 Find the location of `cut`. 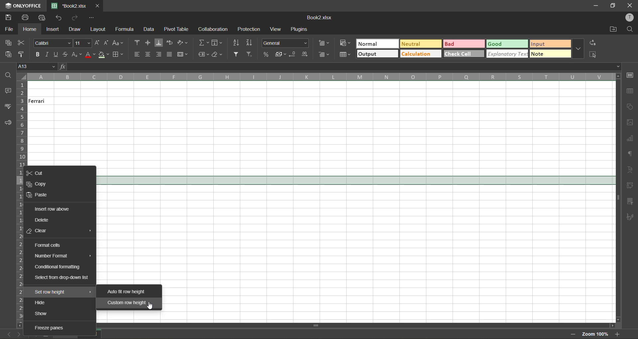

cut is located at coordinates (37, 173).